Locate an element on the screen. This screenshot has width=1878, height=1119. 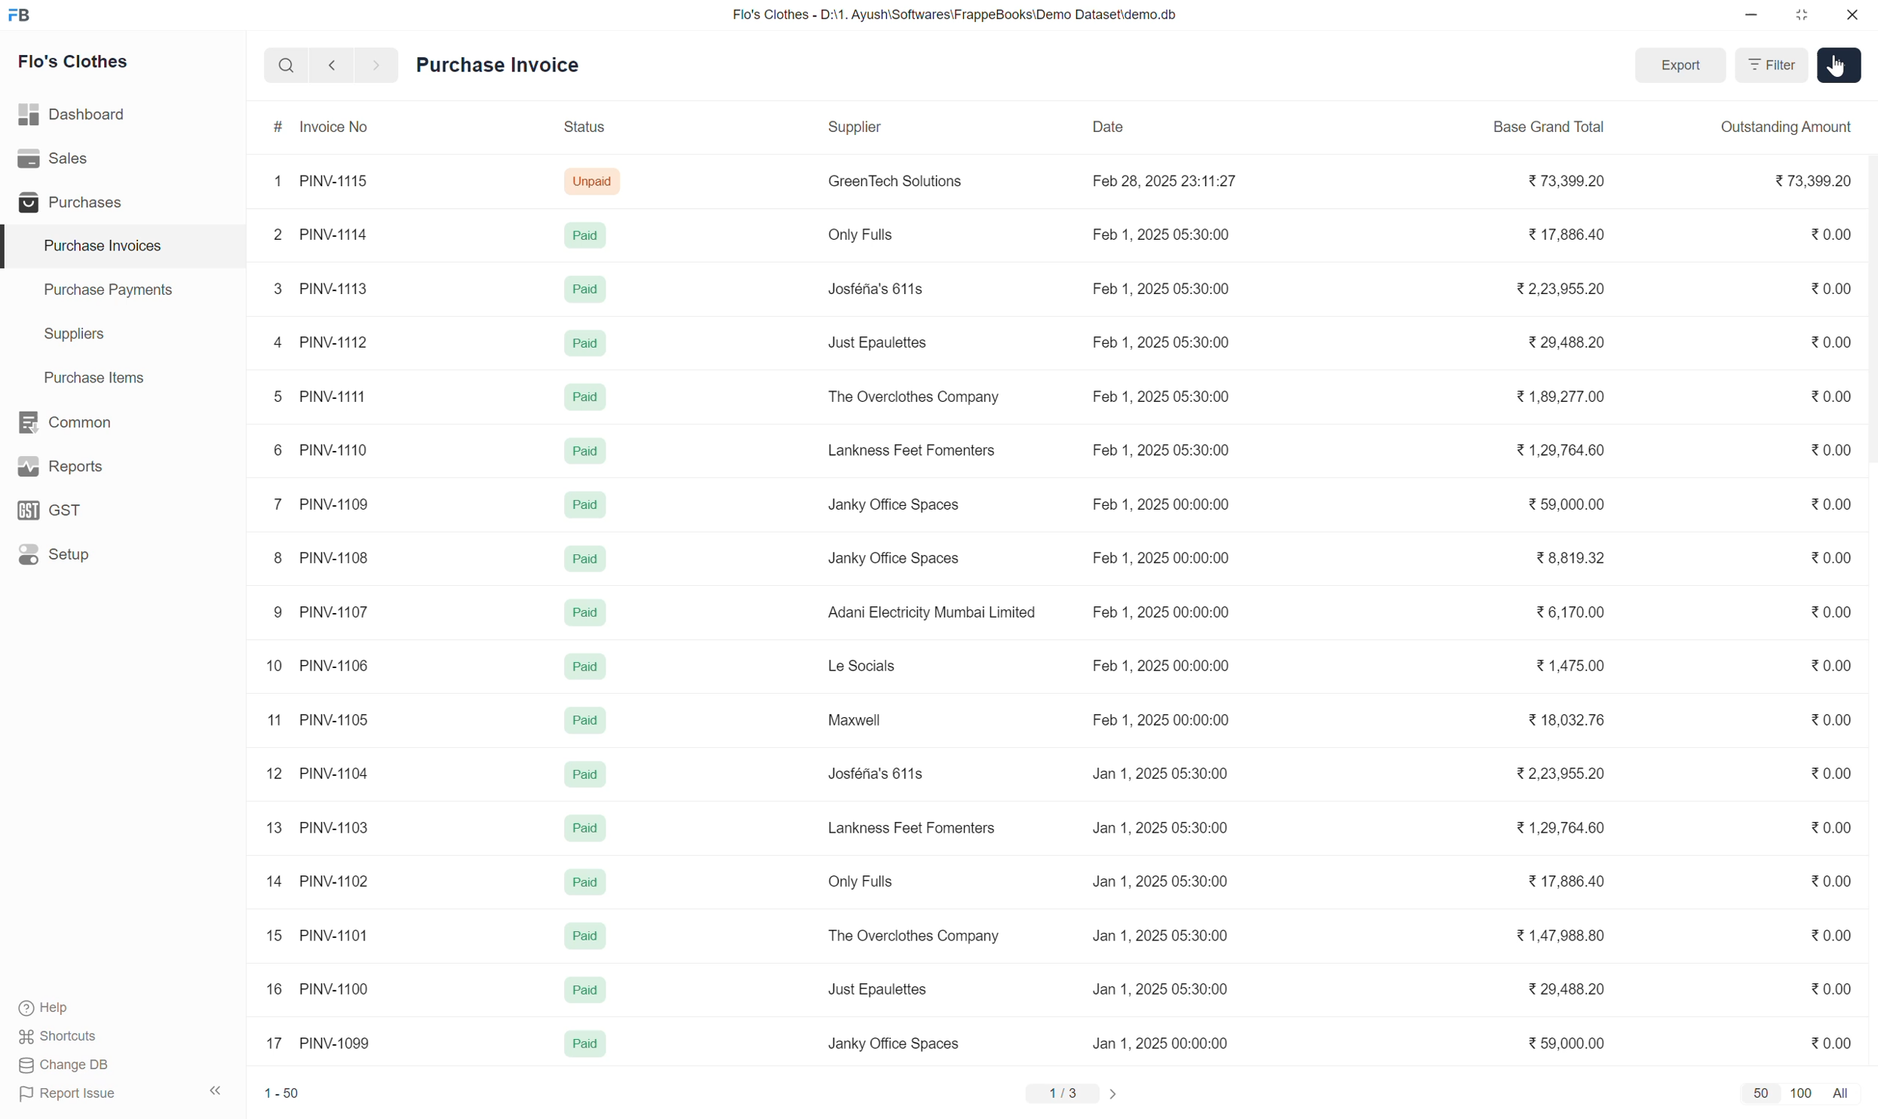
Status is located at coordinates (588, 130).